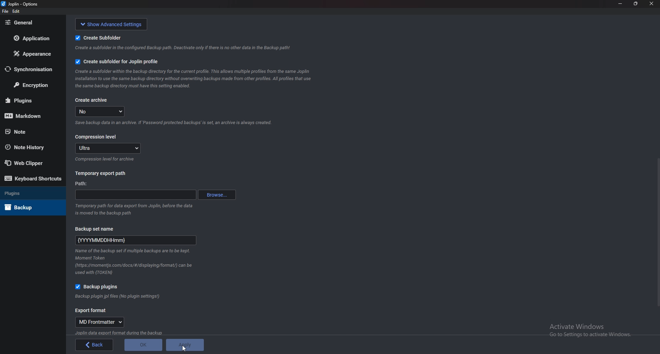 This screenshot has height=354, width=660. I want to click on Apply, so click(185, 345).